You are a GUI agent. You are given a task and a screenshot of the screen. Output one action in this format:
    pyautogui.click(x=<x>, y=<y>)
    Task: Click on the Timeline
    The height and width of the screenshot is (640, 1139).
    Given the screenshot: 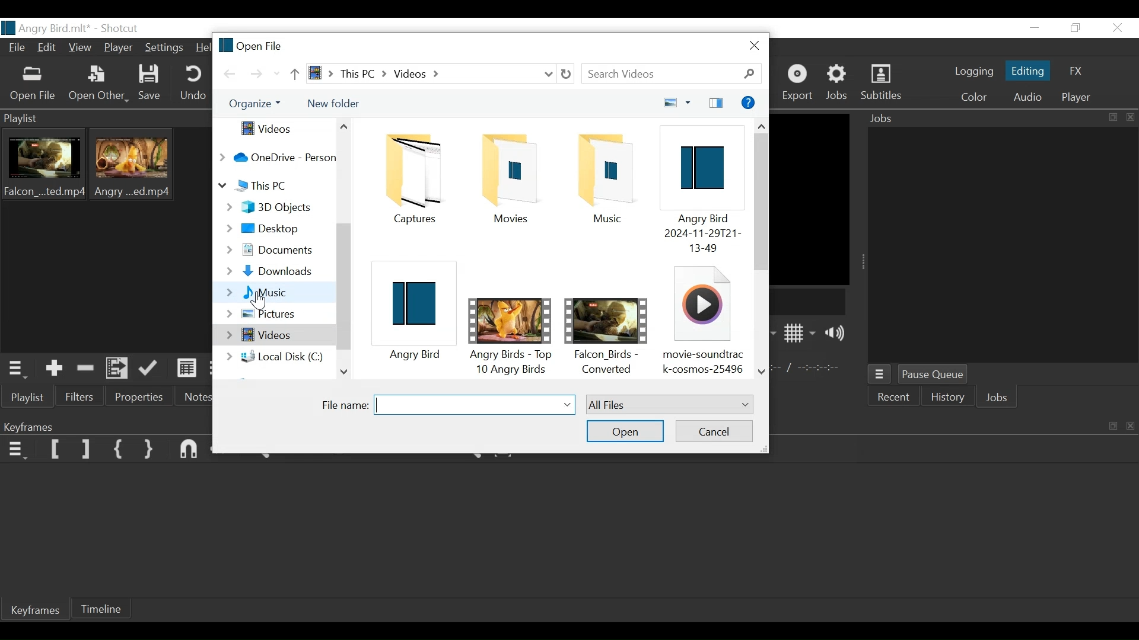 What is the action you would take?
    pyautogui.click(x=107, y=607)
    